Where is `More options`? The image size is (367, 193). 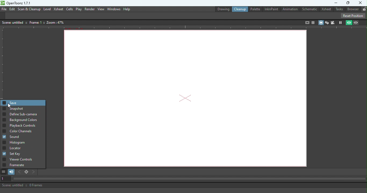
More options is located at coordinates (4, 172).